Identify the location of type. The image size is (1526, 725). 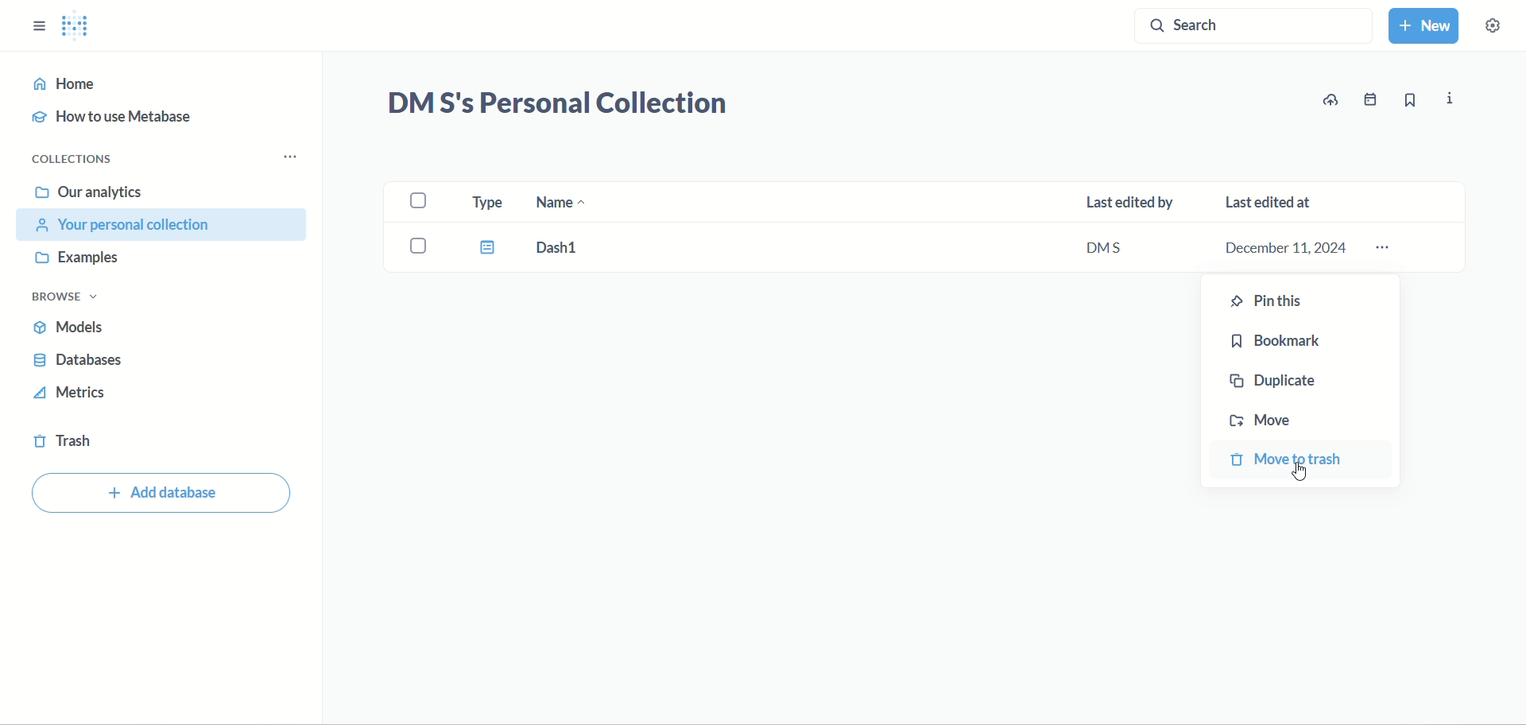
(485, 200).